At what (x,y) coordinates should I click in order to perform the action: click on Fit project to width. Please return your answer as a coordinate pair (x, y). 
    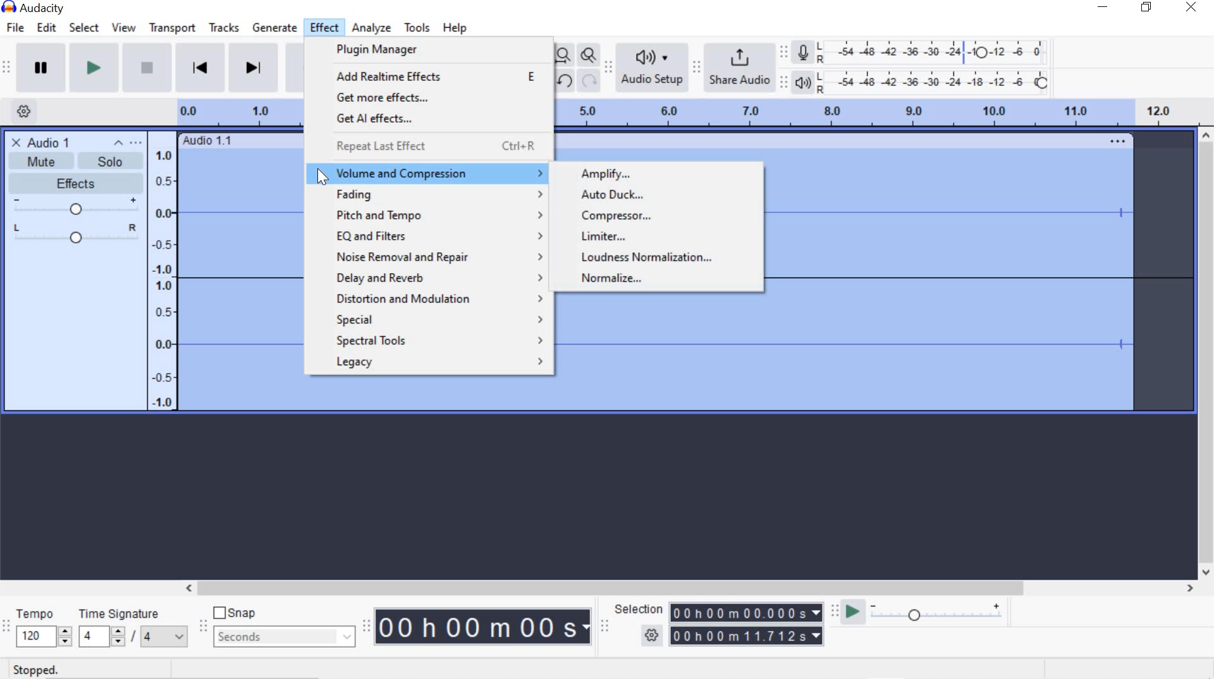
    Looking at the image, I should click on (564, 56).